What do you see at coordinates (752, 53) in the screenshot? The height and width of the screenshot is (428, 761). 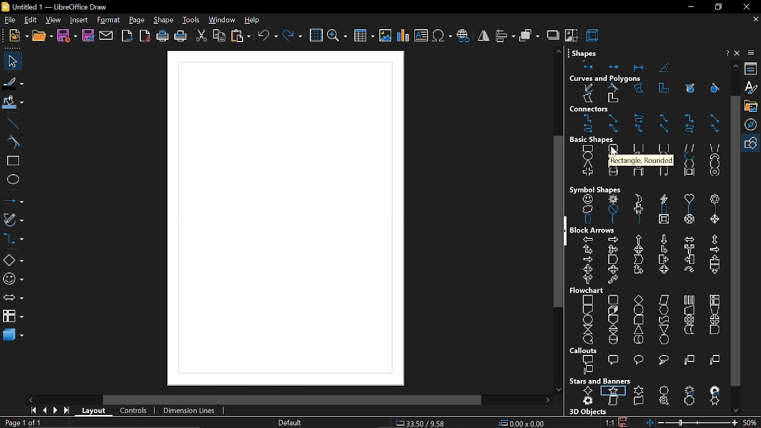 I see `sidebar settings` at bounding box center [752, 53].